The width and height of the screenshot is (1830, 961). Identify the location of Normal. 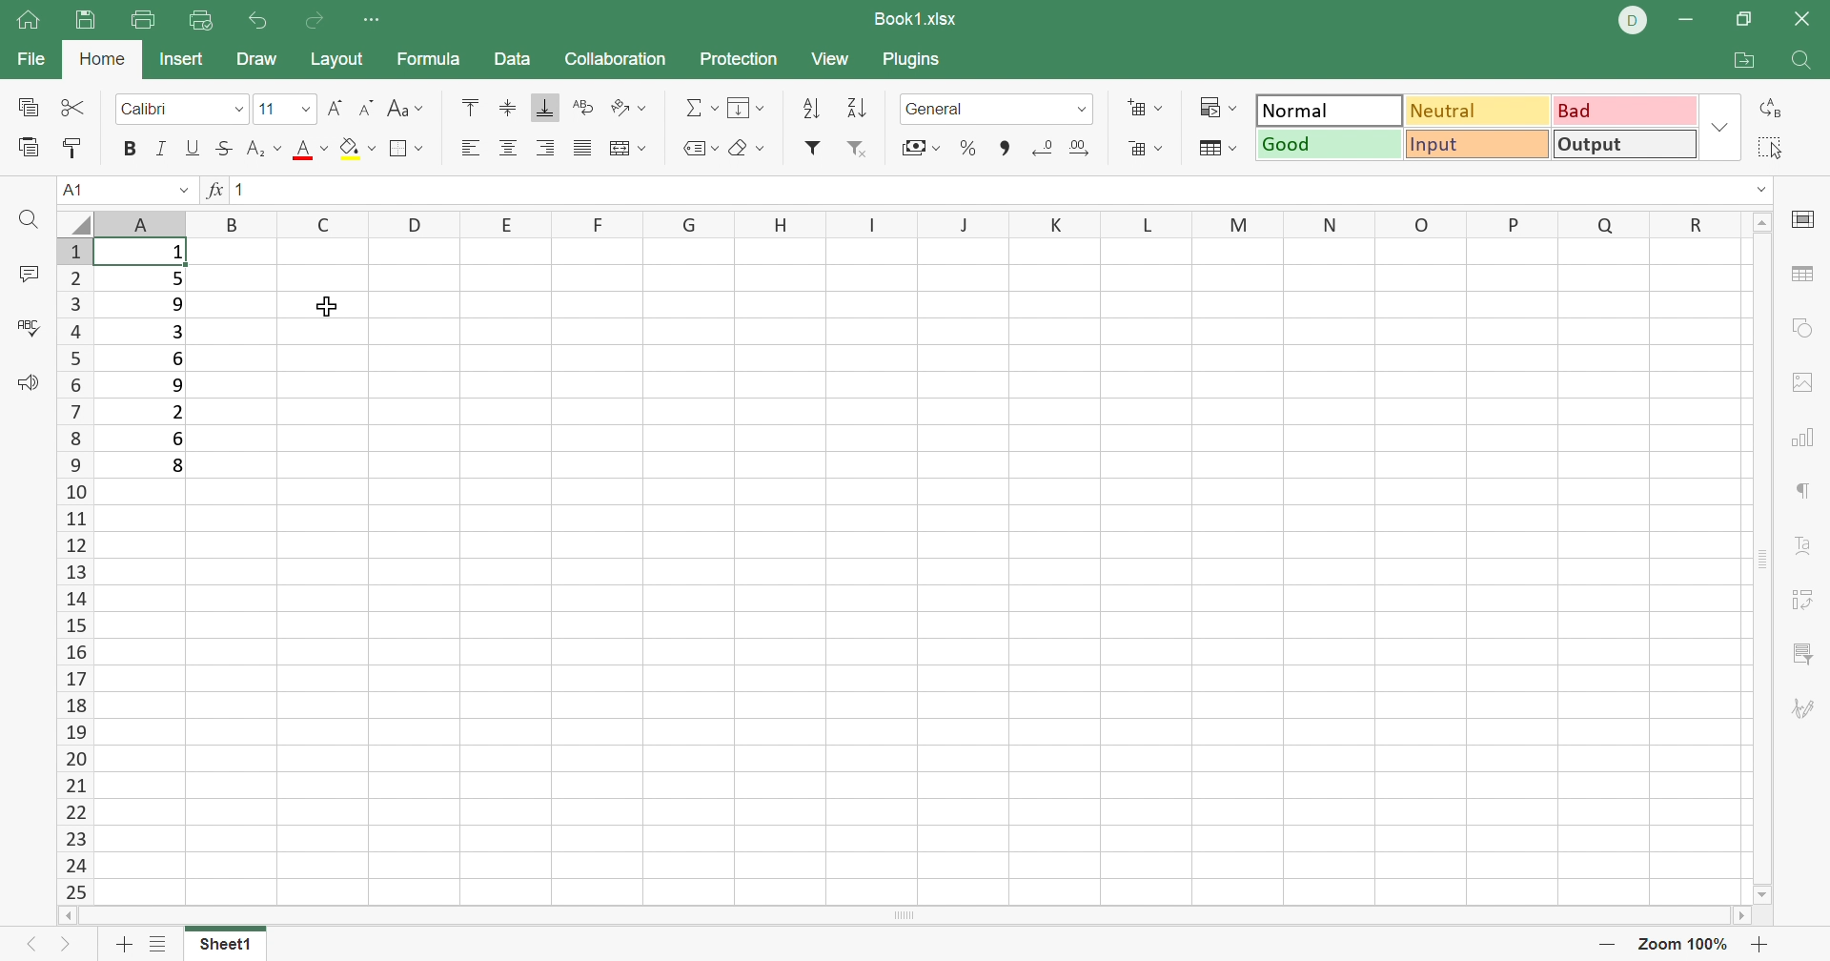
(1327, 110).